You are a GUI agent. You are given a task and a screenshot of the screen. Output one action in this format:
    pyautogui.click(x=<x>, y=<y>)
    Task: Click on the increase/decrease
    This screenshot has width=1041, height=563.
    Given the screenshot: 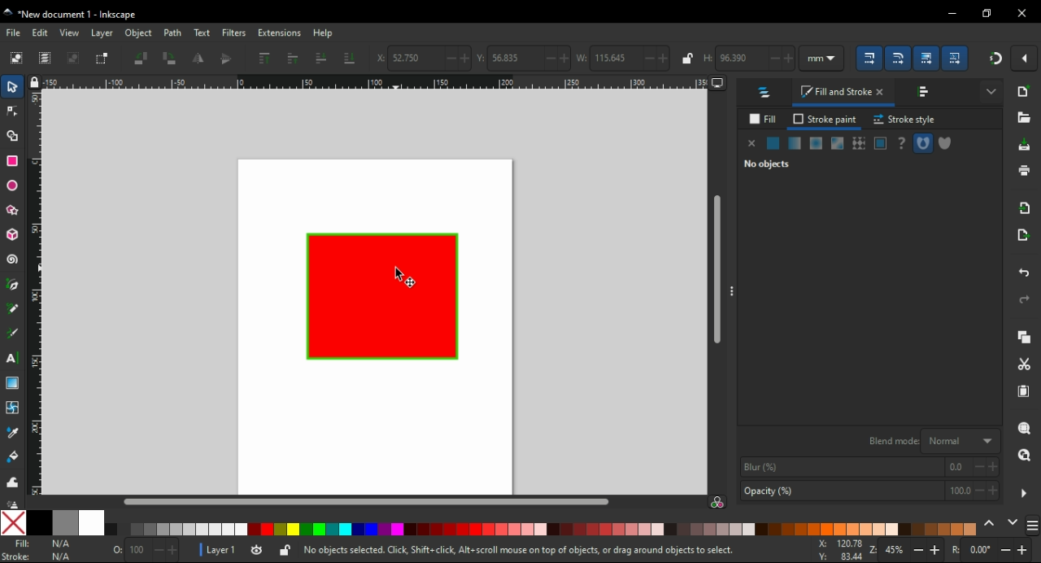 What is the action you would take?
    pyautogui.click(x=928, y=550)
    